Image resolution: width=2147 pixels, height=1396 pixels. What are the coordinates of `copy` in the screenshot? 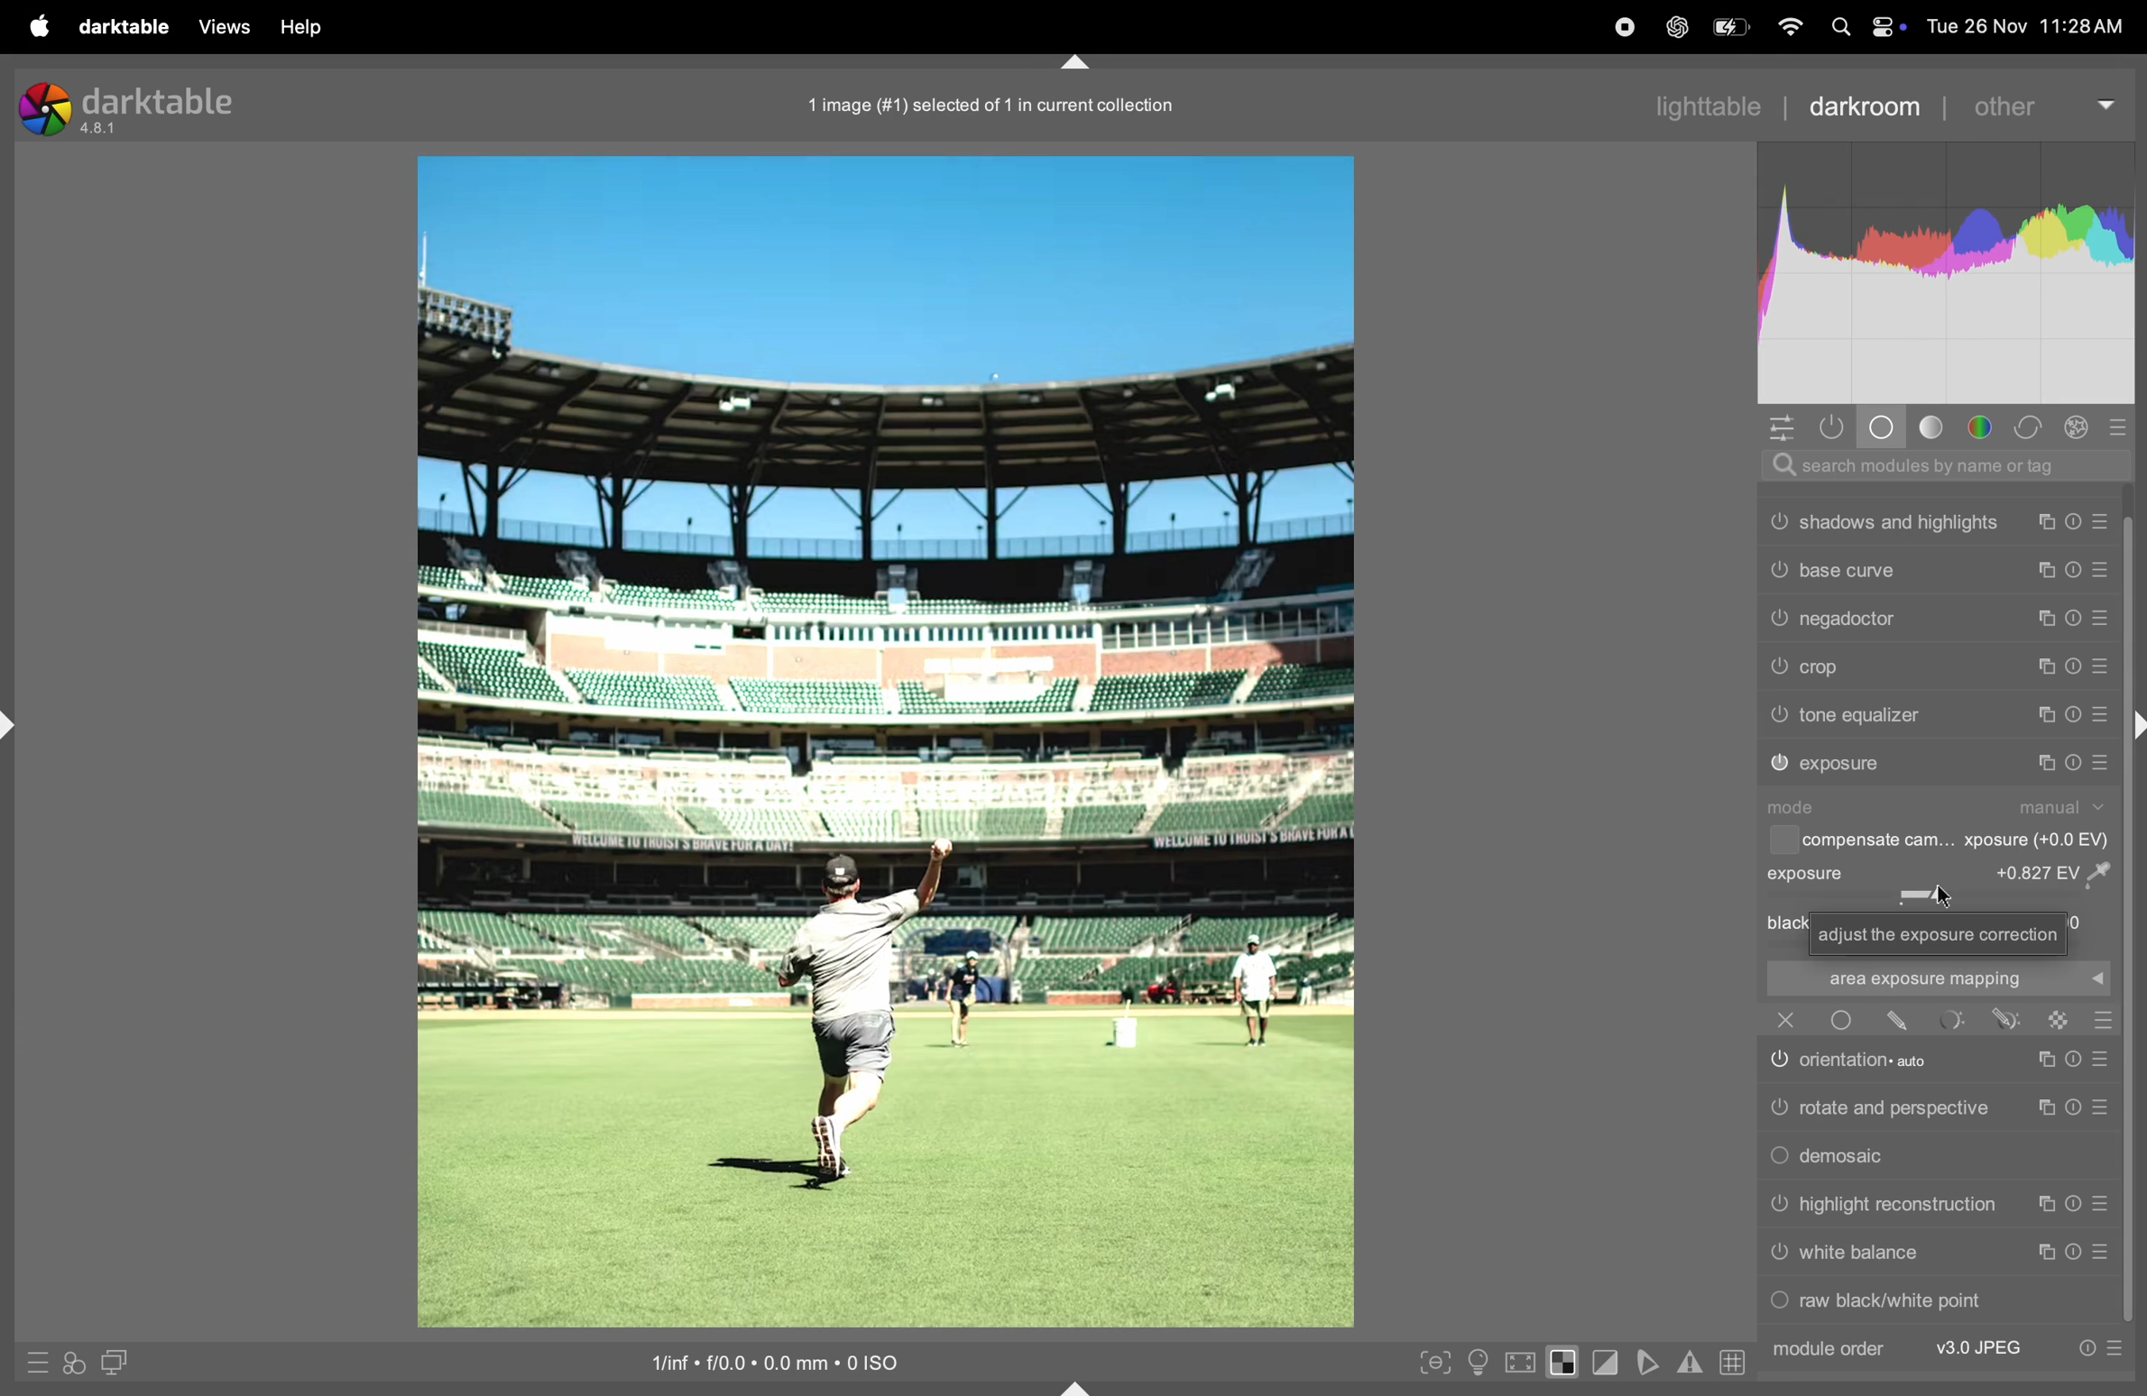 It's located at (2041, 763).